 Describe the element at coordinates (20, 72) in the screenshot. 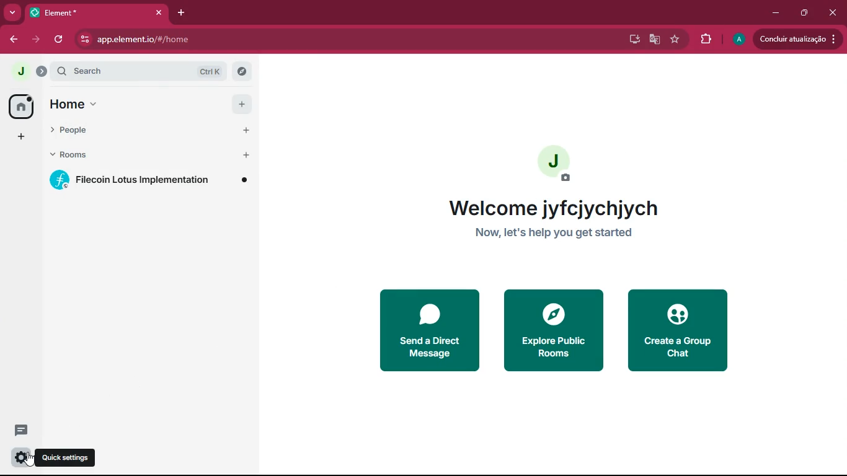

I see `profile picture` at that location.